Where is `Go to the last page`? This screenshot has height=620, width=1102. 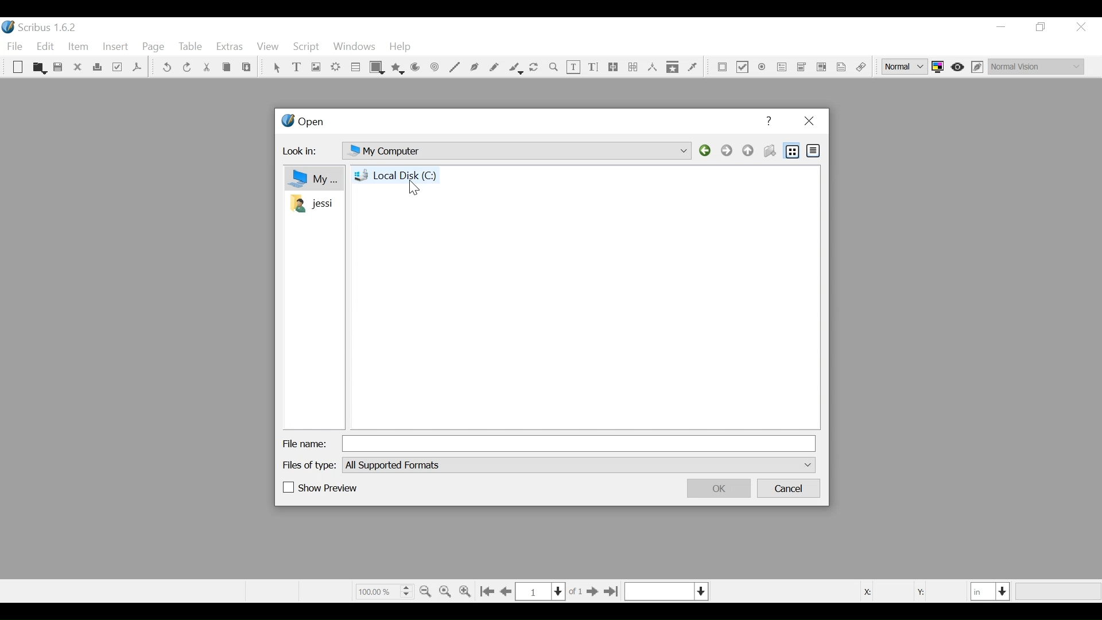 Go to the last page is located at coordinates (611, 592).